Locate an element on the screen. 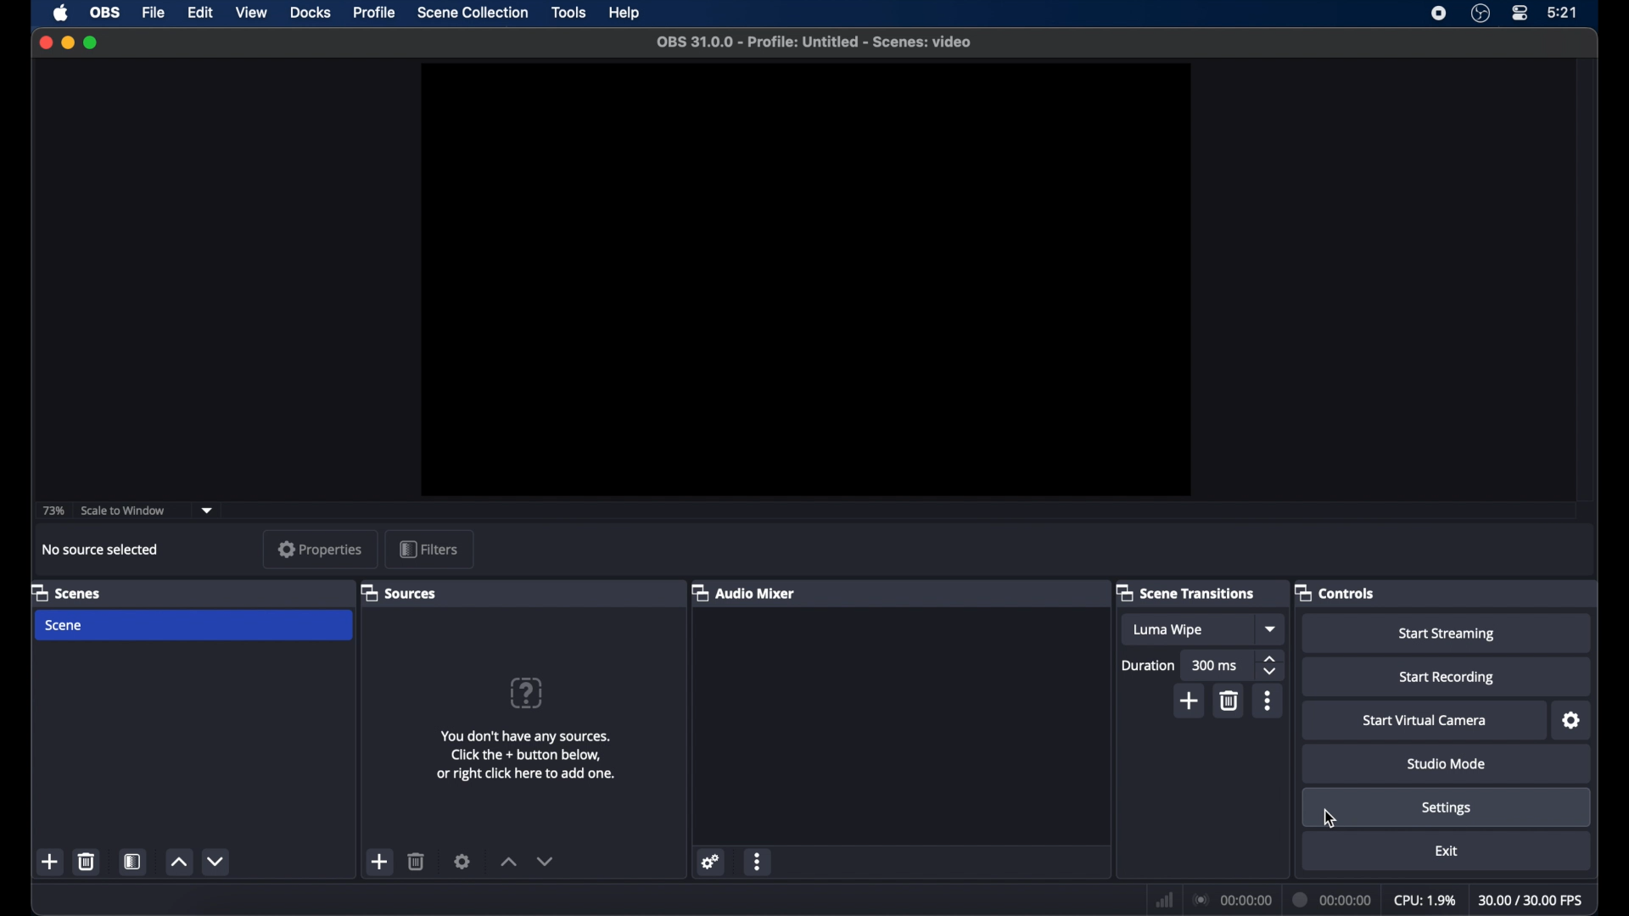 The image size is (1629, 916). scene collection is located at coordinates (473, 14).